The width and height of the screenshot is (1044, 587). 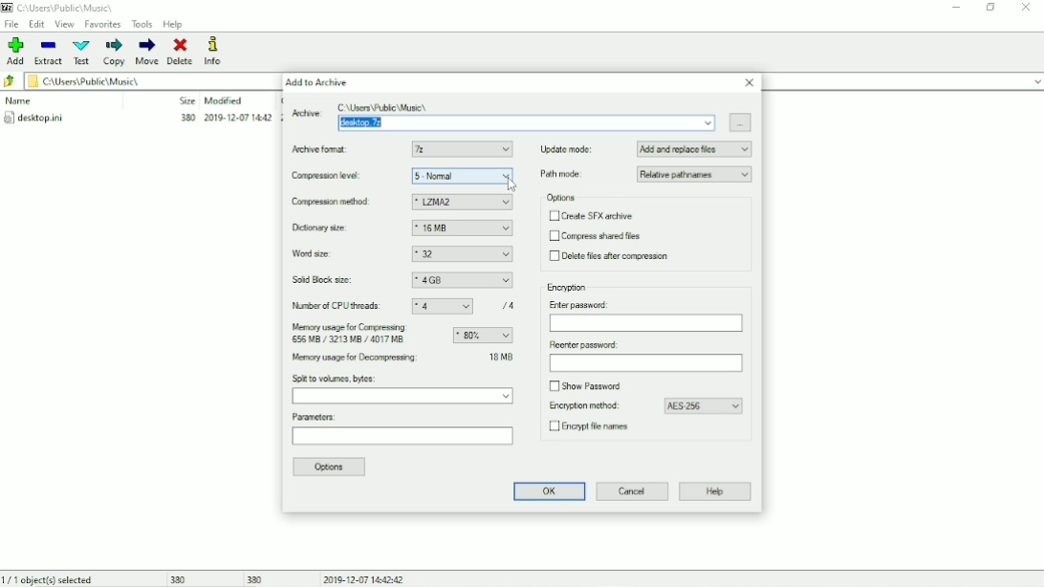 I want to click on Word size, so click(x=328, y=254).